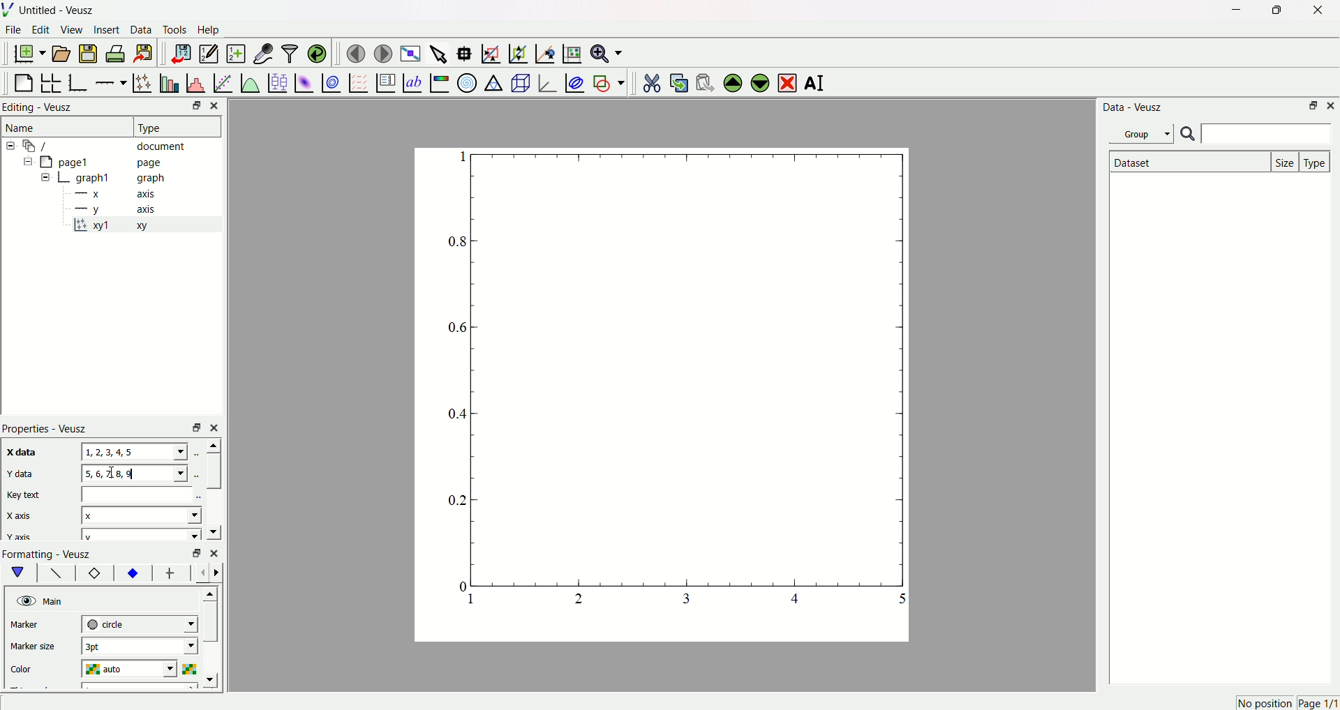 The height and width of the screenshot is (710, 1340). I want to click on Y axis, so click(20, 537).